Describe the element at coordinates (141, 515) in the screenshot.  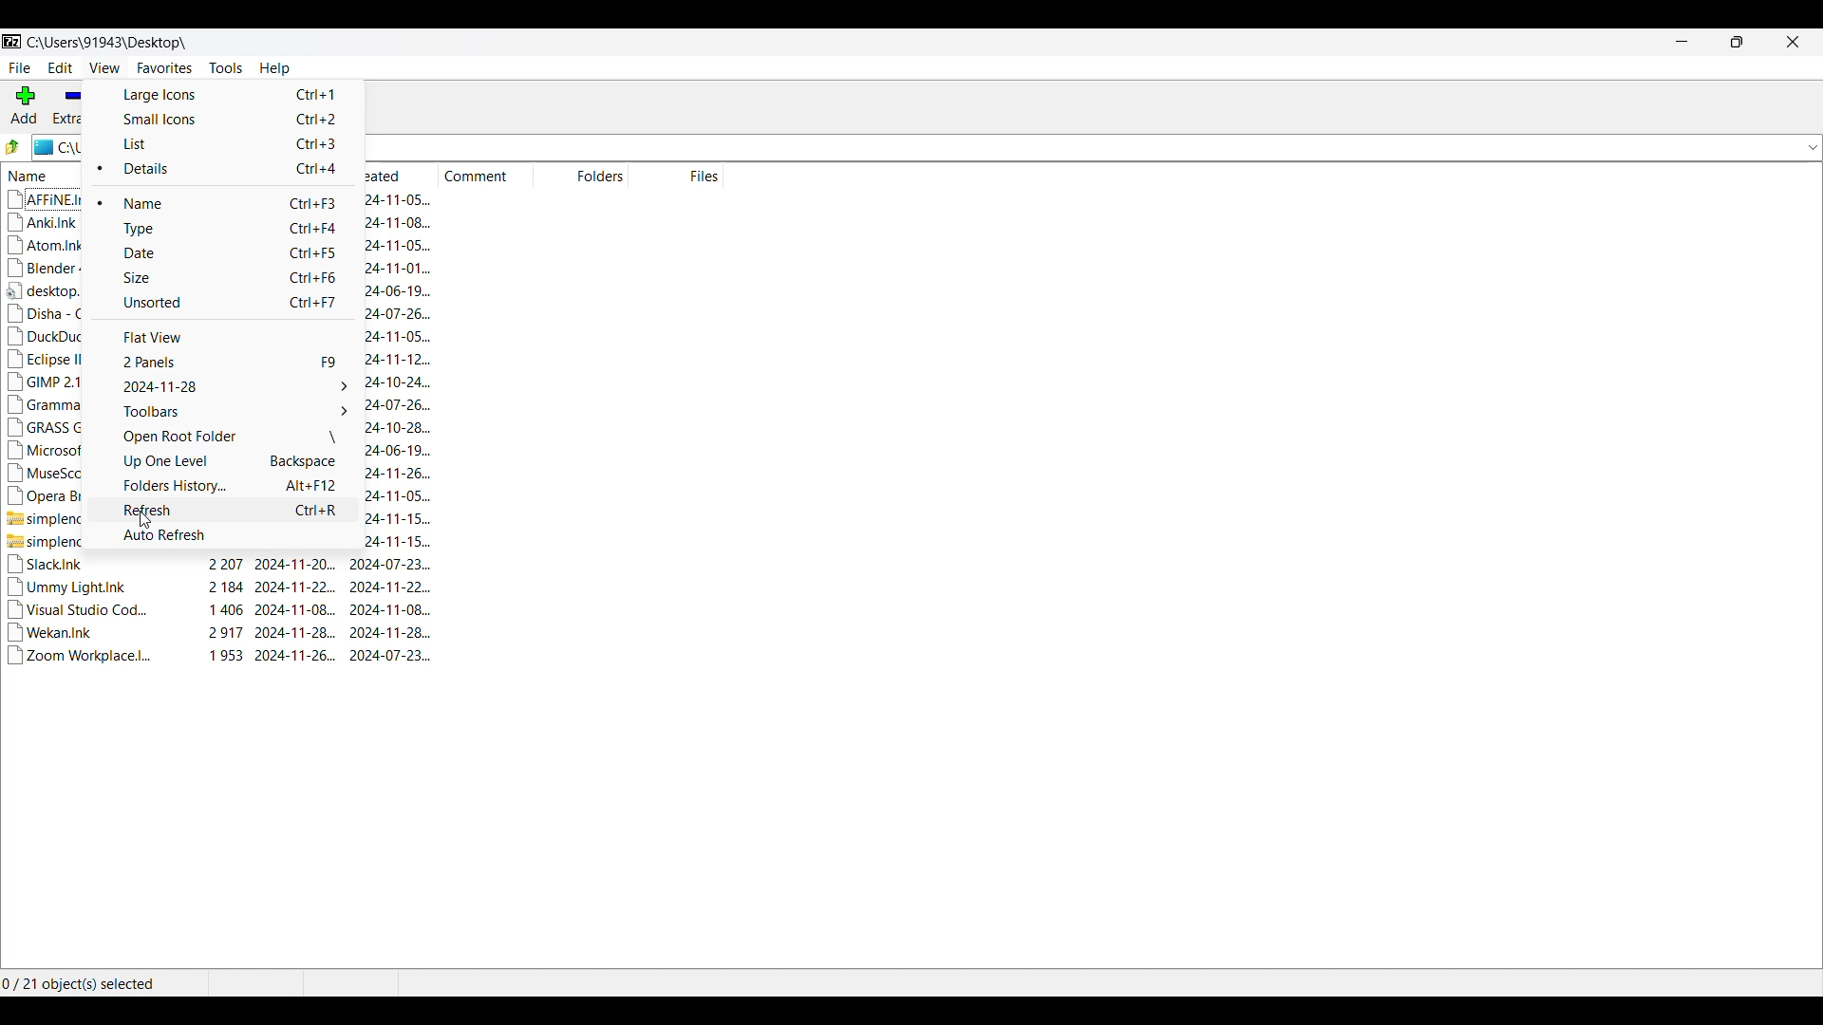
I see `Cursor` at that location.